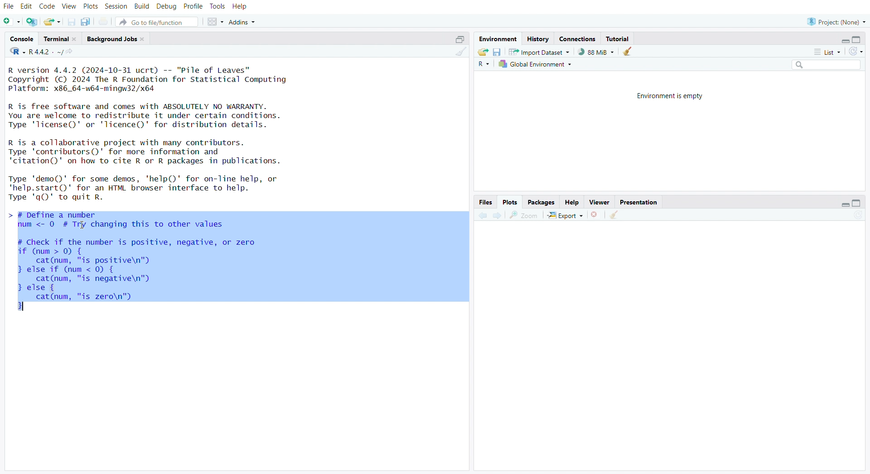 This screenshot has height=474, width=870. I want to click on debug, so click(166, 7).